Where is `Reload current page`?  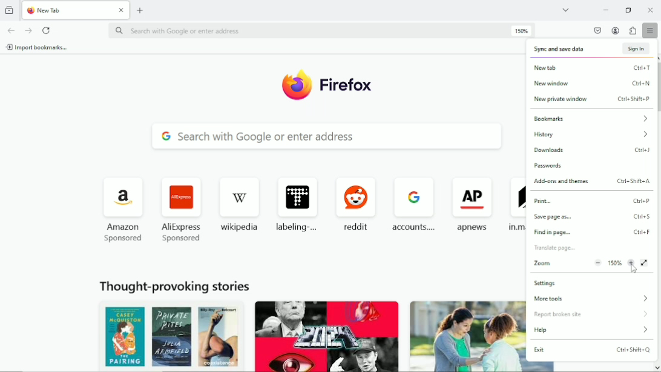
Reload current page is located at coordinates (47, 30).